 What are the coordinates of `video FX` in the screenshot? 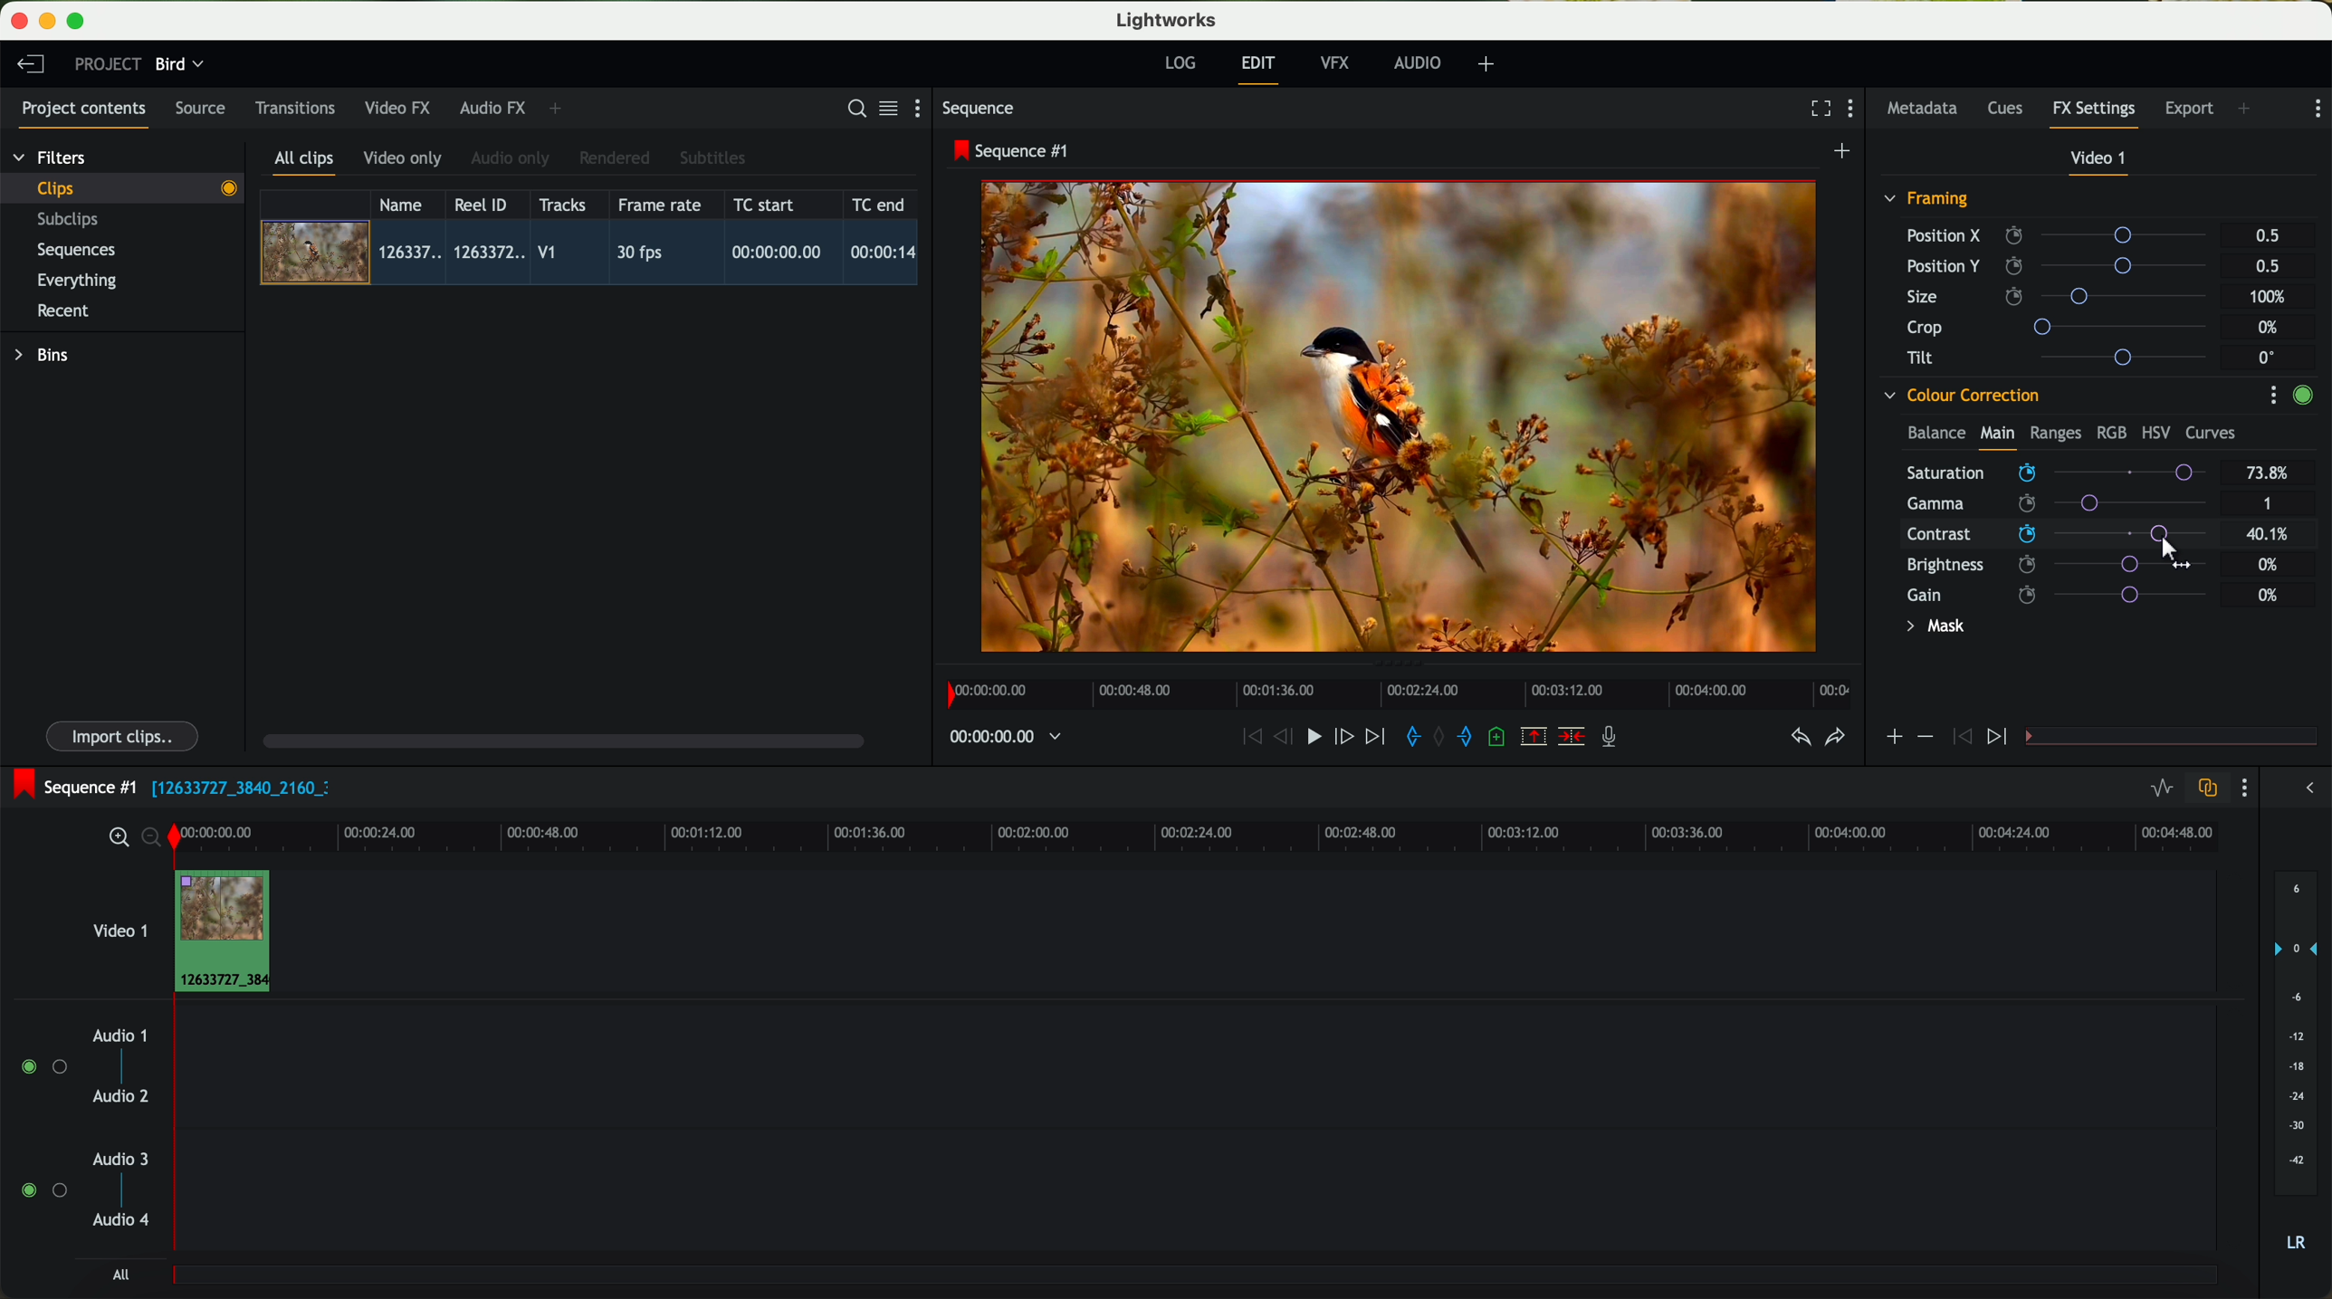 It's located at (402, 108).